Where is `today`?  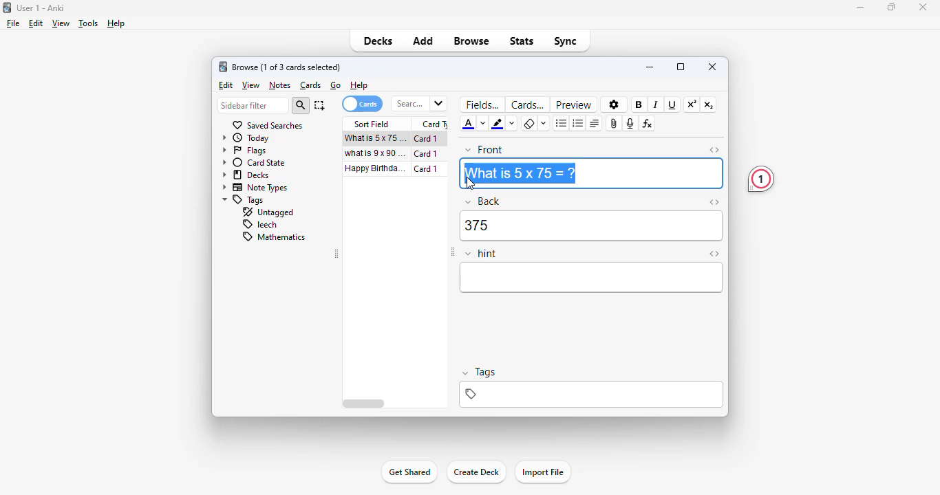
today is located at coordinates (245, 138).